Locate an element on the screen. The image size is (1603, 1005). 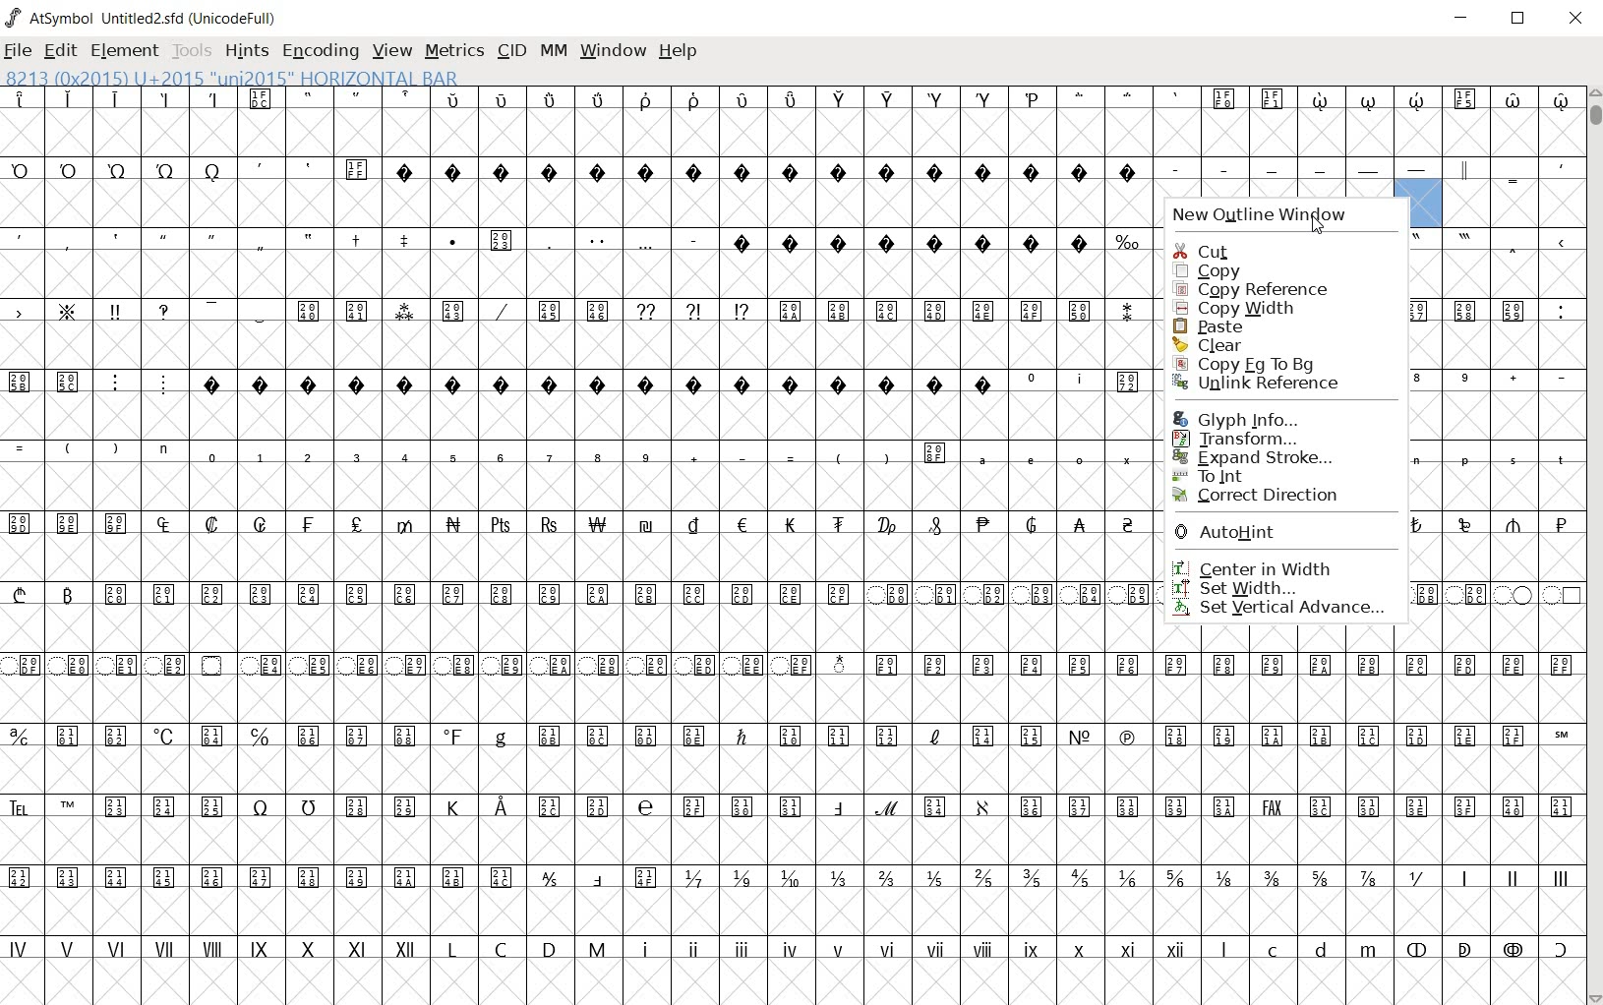
copy is located at coordinates (1257, 272).